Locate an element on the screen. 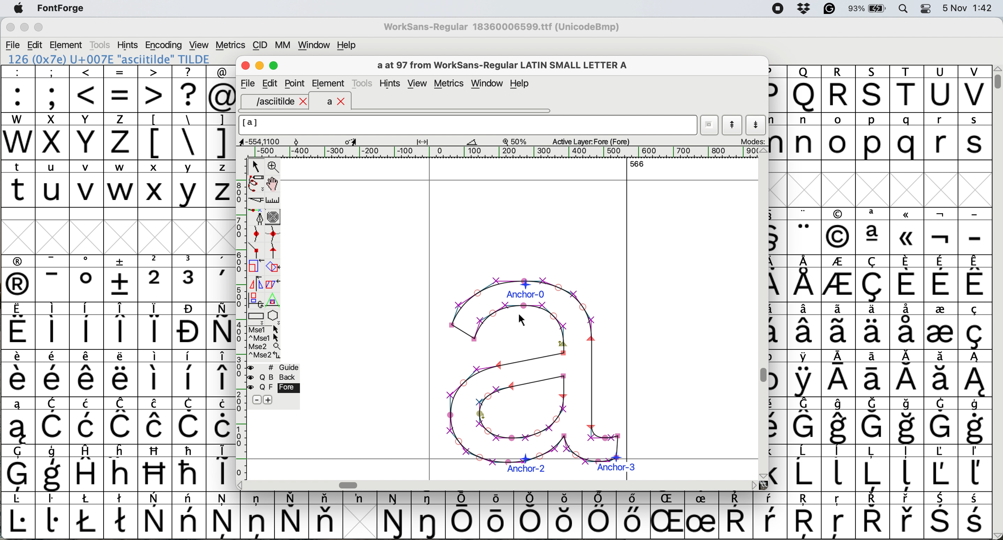 Image resolution: width=1003 pixels, height=540 pixels. control center is located at coordinates (929, 8).